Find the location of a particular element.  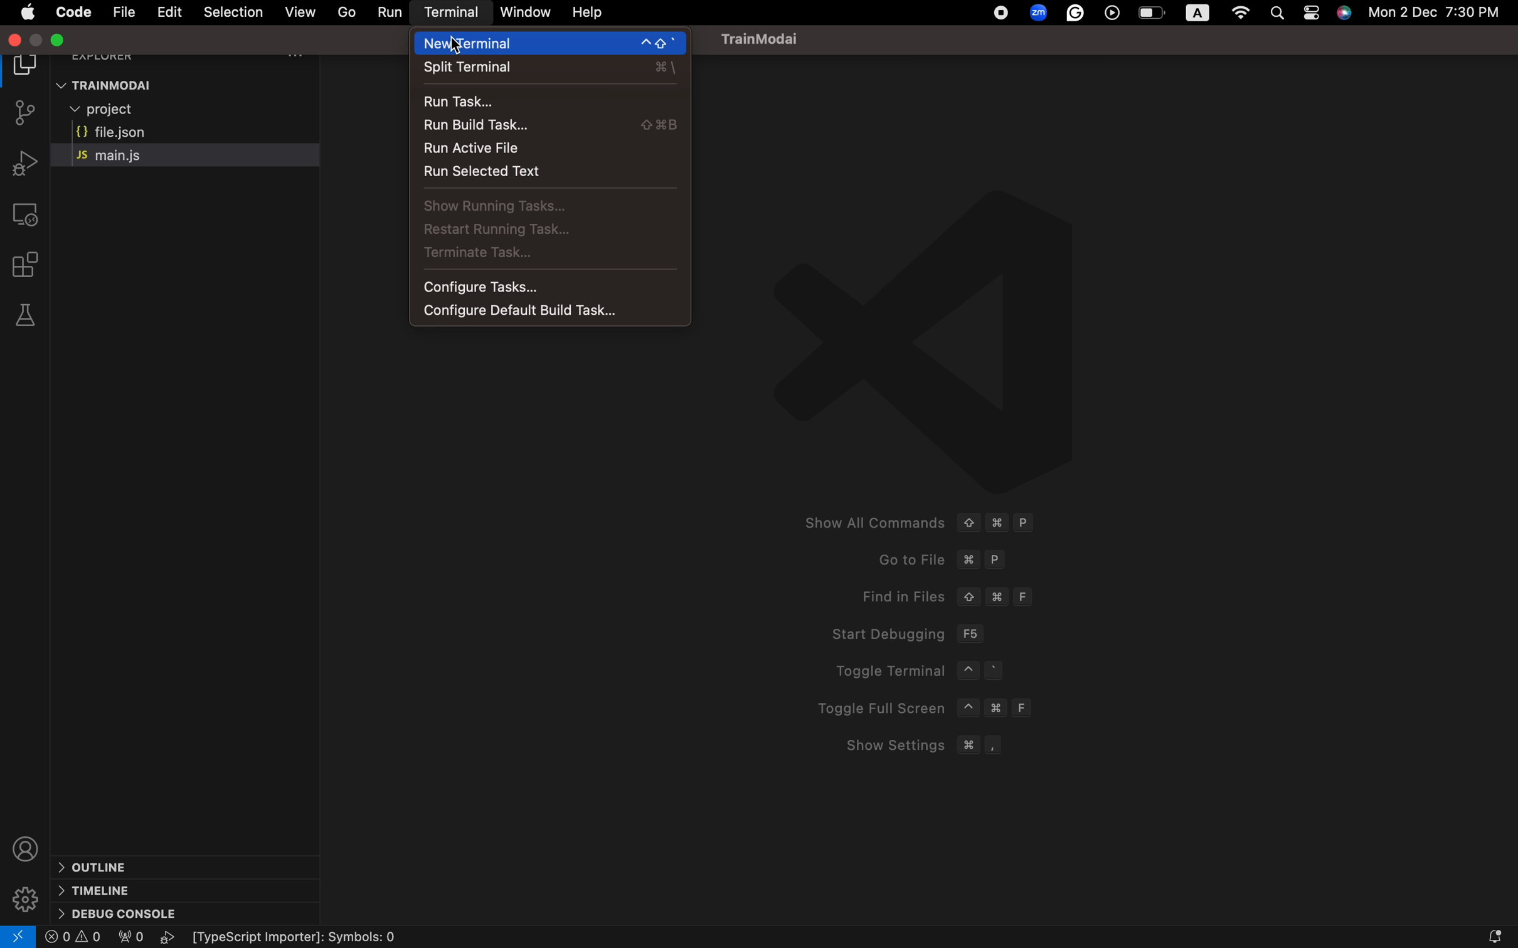

run task is located at coordinates (549, 102).